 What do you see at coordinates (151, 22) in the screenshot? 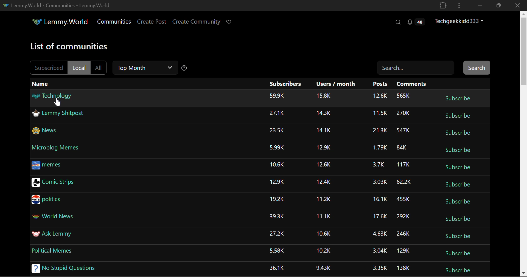
I see `Create Post` at bounding box center [151, 22].